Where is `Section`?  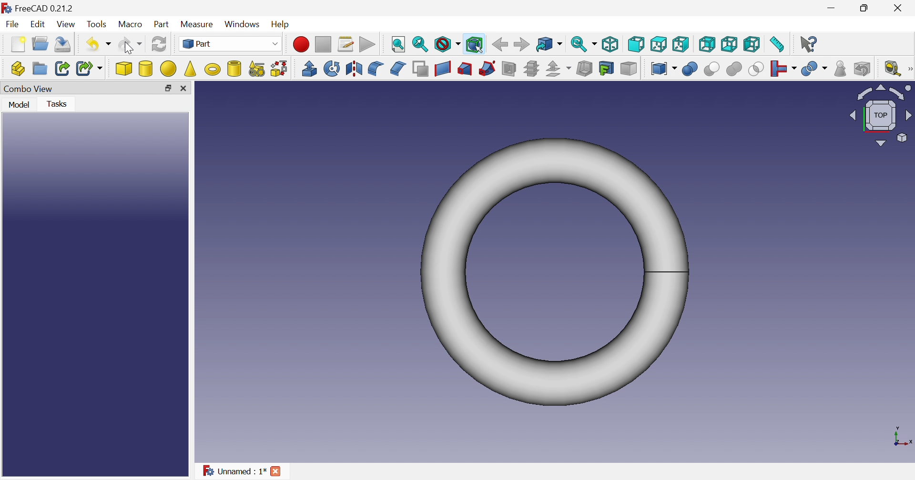
Section is located at coordinates (509, 69).